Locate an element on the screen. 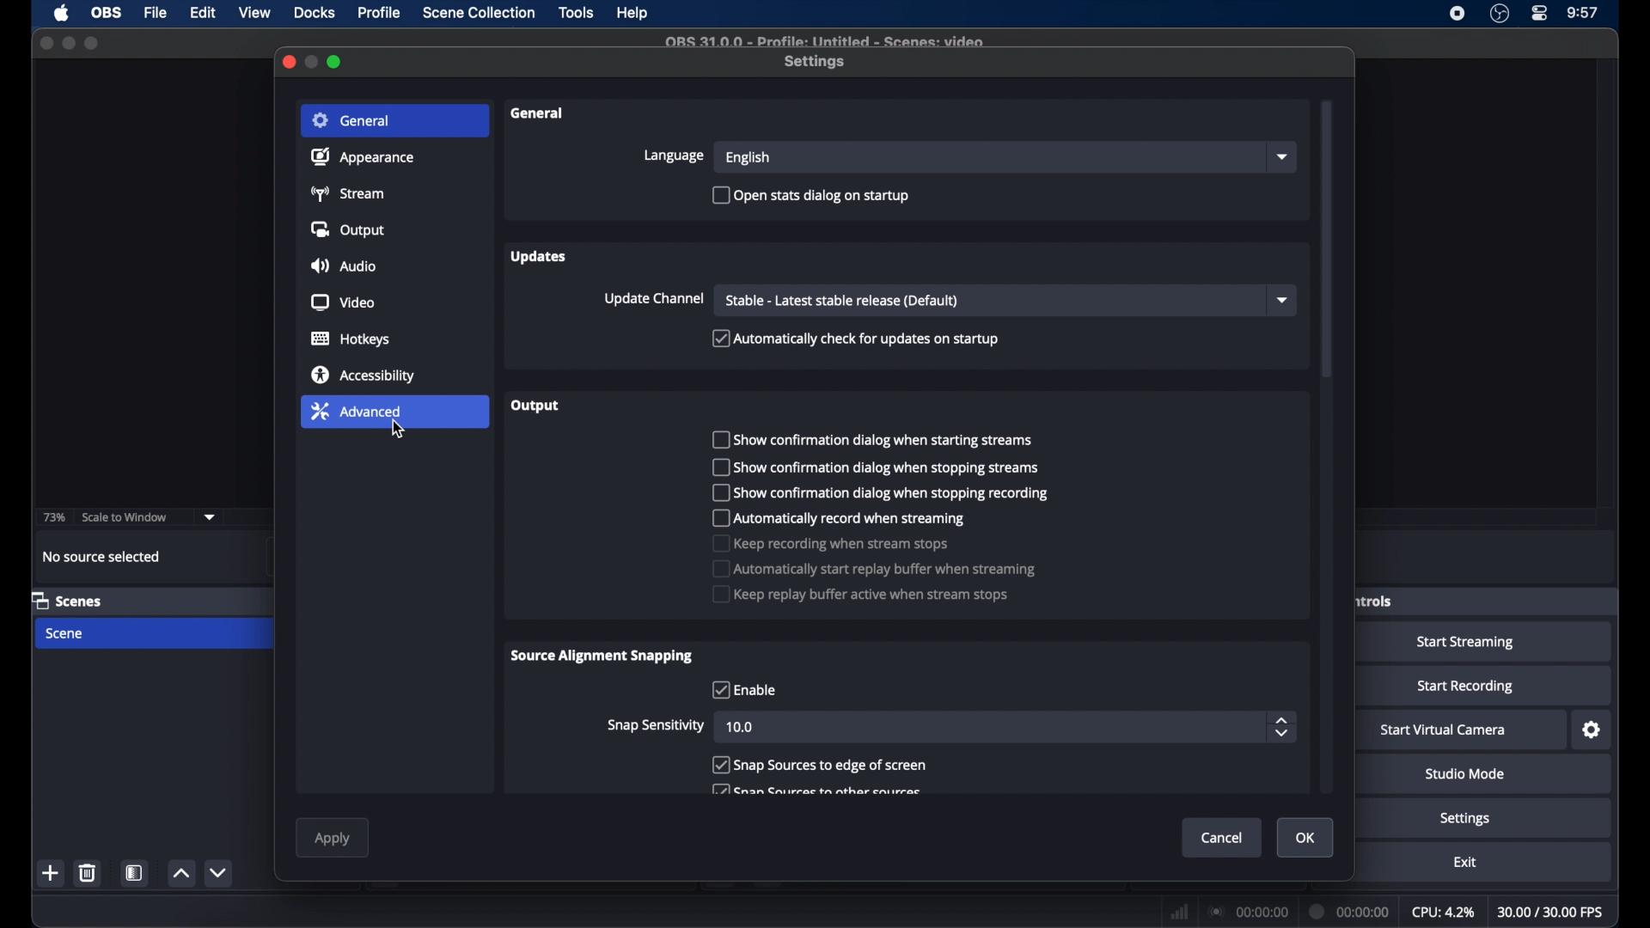  apple icon is located at coordinates (64, 13).